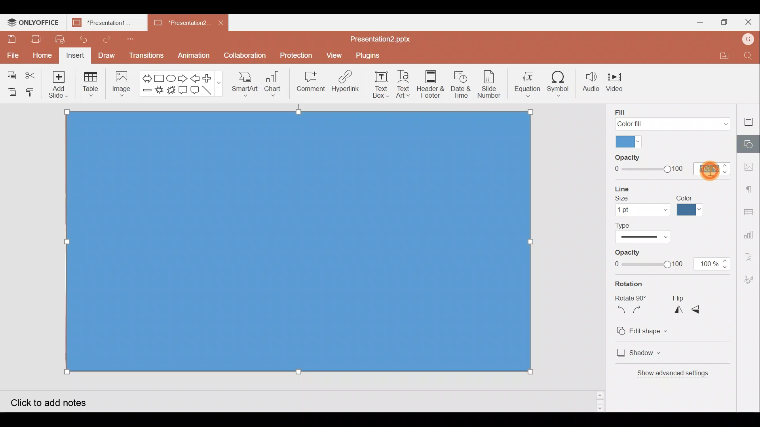 Image resolution: width=760 pixels, height=427 pixels. I want to click on Left arrow, so click(195, 77).